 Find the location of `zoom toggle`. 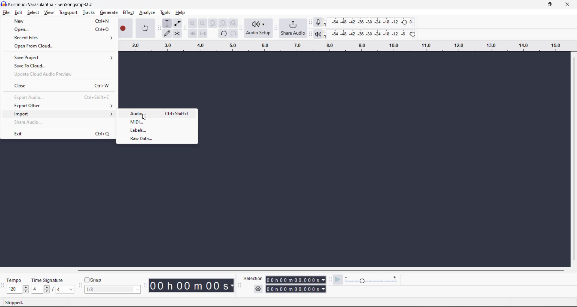

zoom toggle is located at coordinates (234, 23).